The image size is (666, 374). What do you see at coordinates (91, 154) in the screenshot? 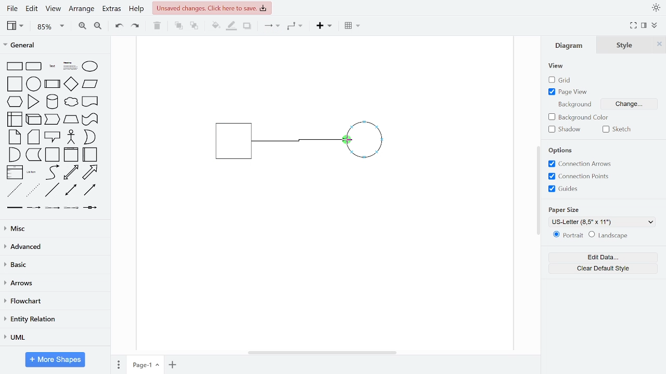
I see `horizontal container` at bounding box center [91, 154].